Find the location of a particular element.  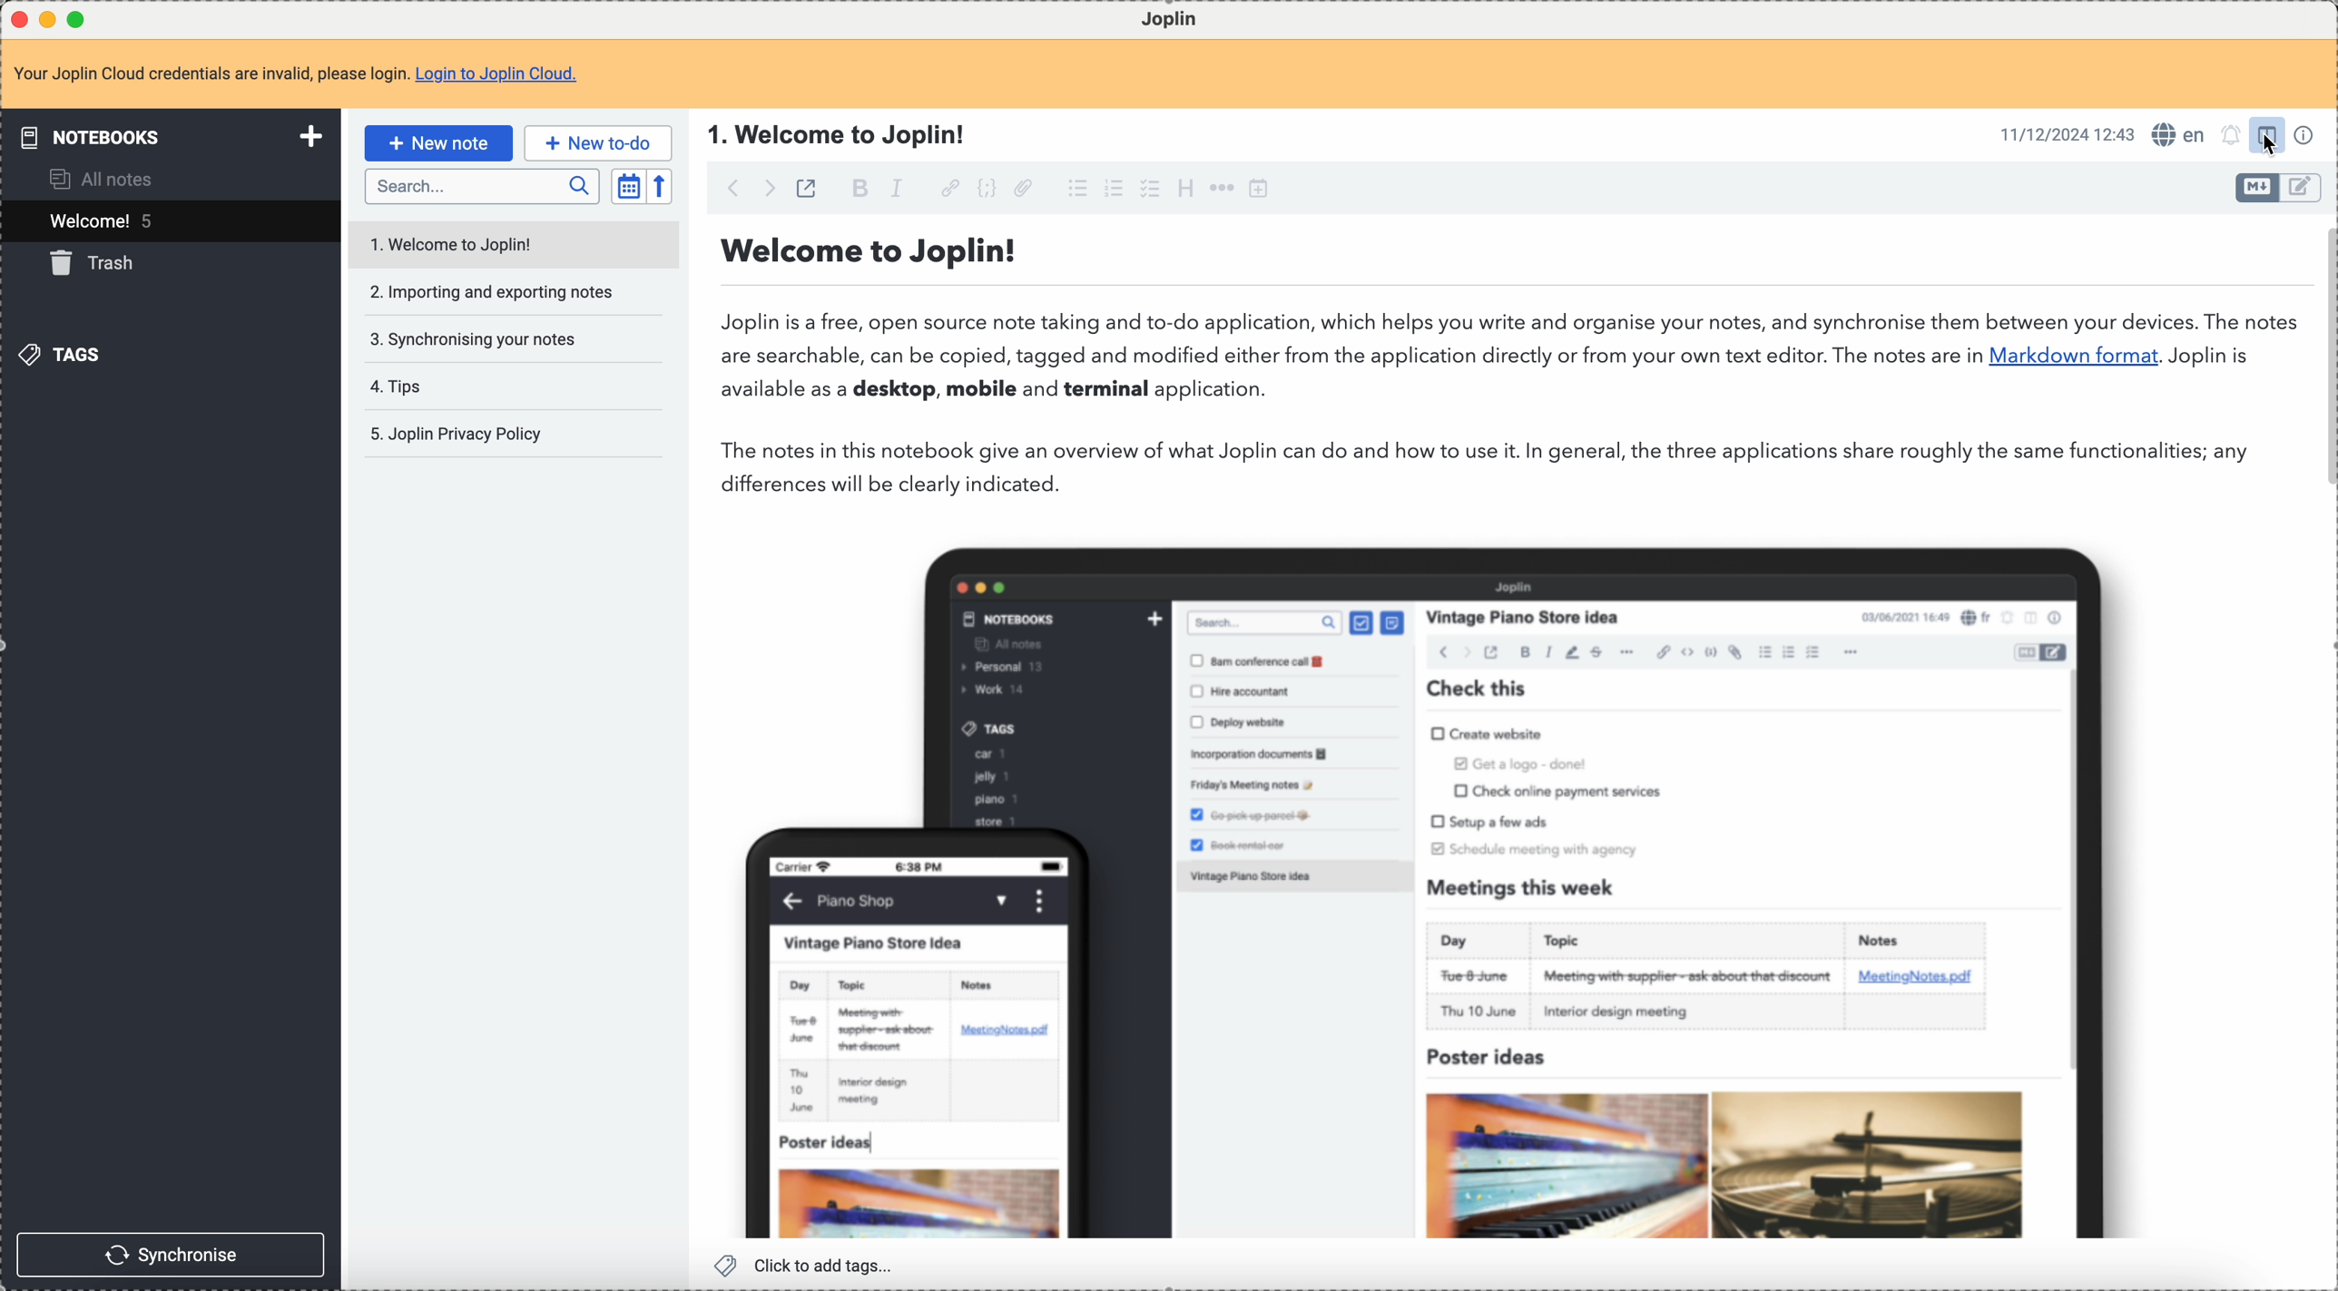

numbered list is located at coordinates (1116, 188).